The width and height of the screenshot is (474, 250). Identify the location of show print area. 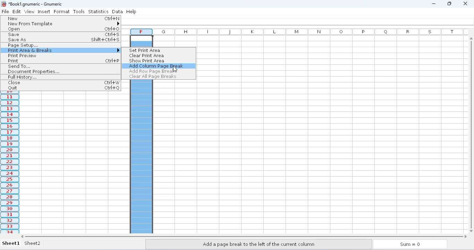
(147, 61).